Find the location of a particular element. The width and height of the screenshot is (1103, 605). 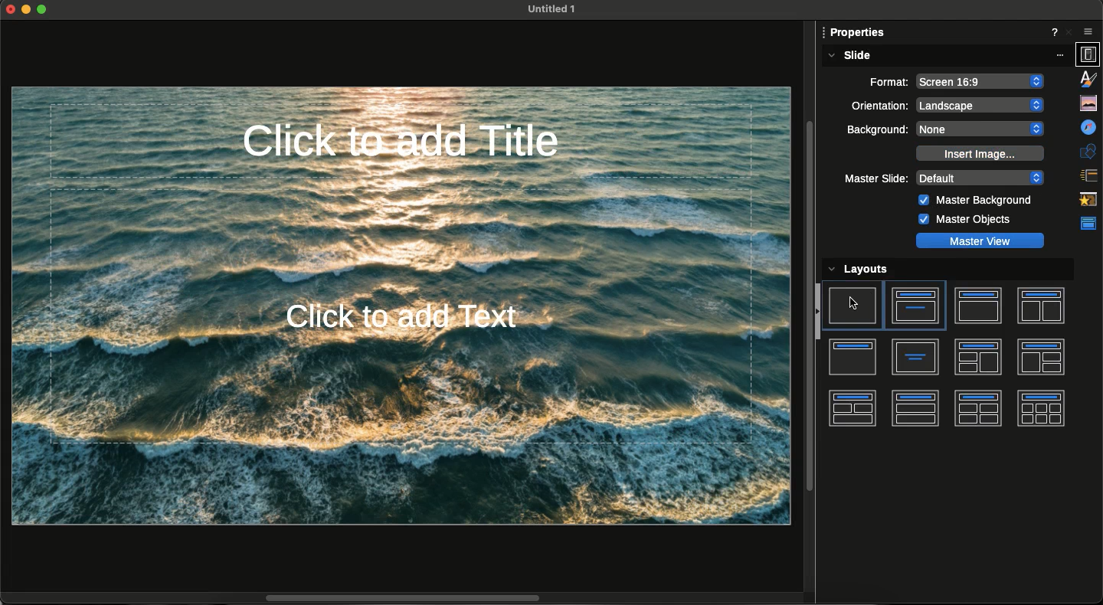

Format is located at coordinates (880, 80).